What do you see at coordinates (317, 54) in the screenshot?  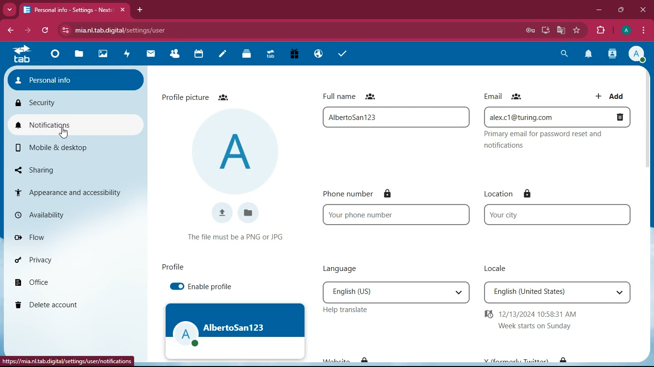 I see `public` at bounding box center [317, 54].